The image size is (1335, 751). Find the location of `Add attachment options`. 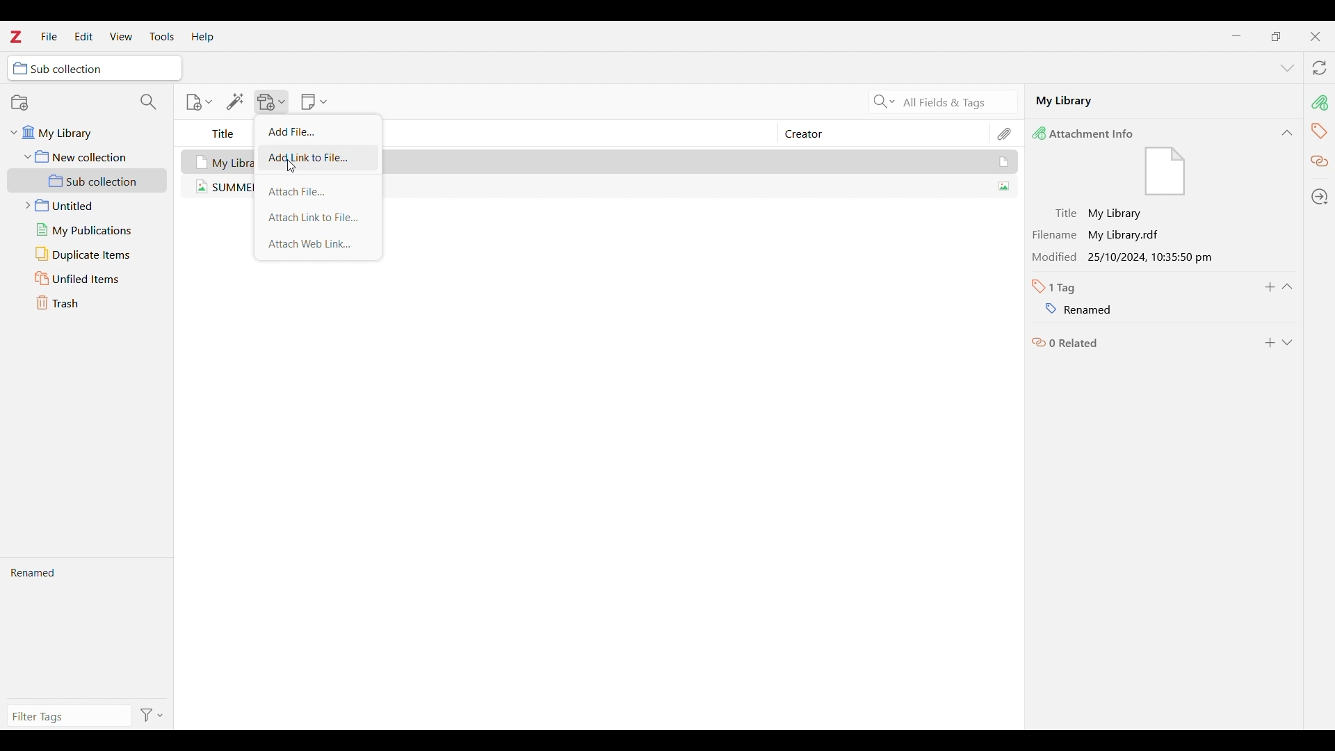

Add attachment options is located at coordinates (272, 102).